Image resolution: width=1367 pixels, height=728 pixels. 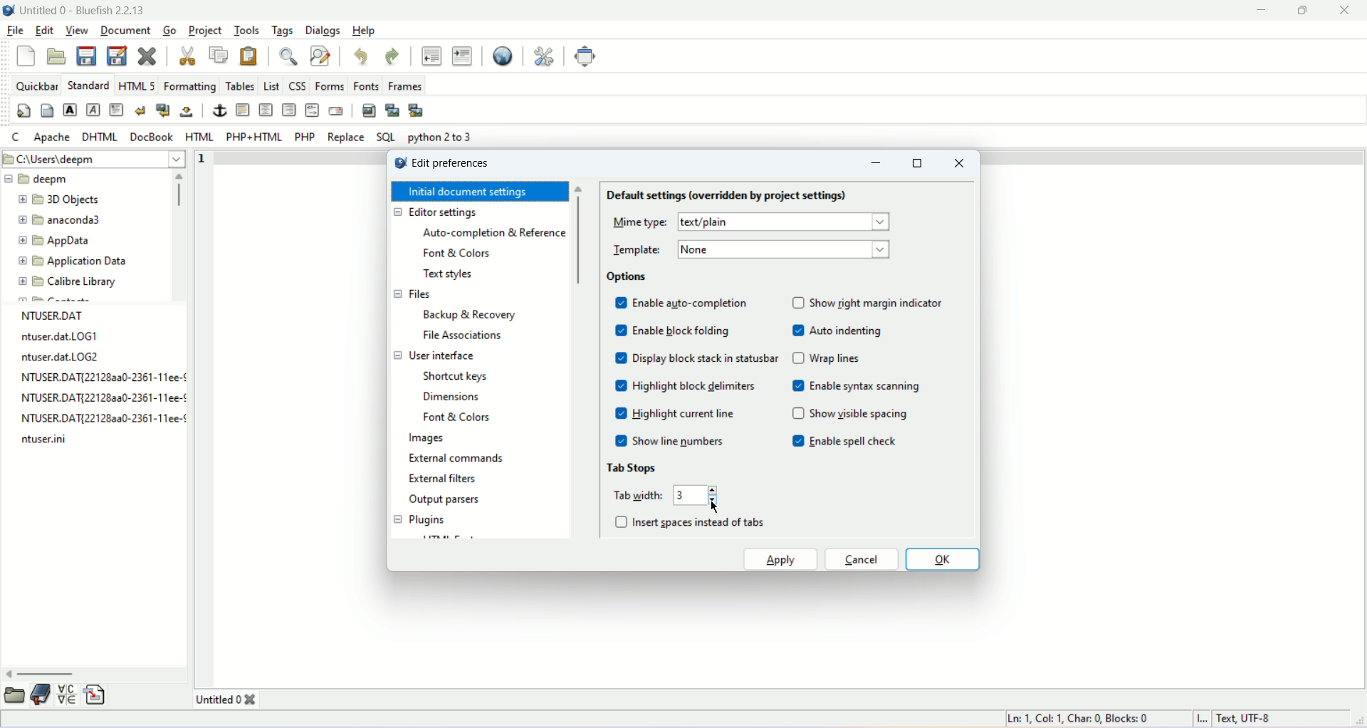 What do you see at coordinates (434, 212) in the screenshot?
I see `editor settings` at bounding box center [434, 212].